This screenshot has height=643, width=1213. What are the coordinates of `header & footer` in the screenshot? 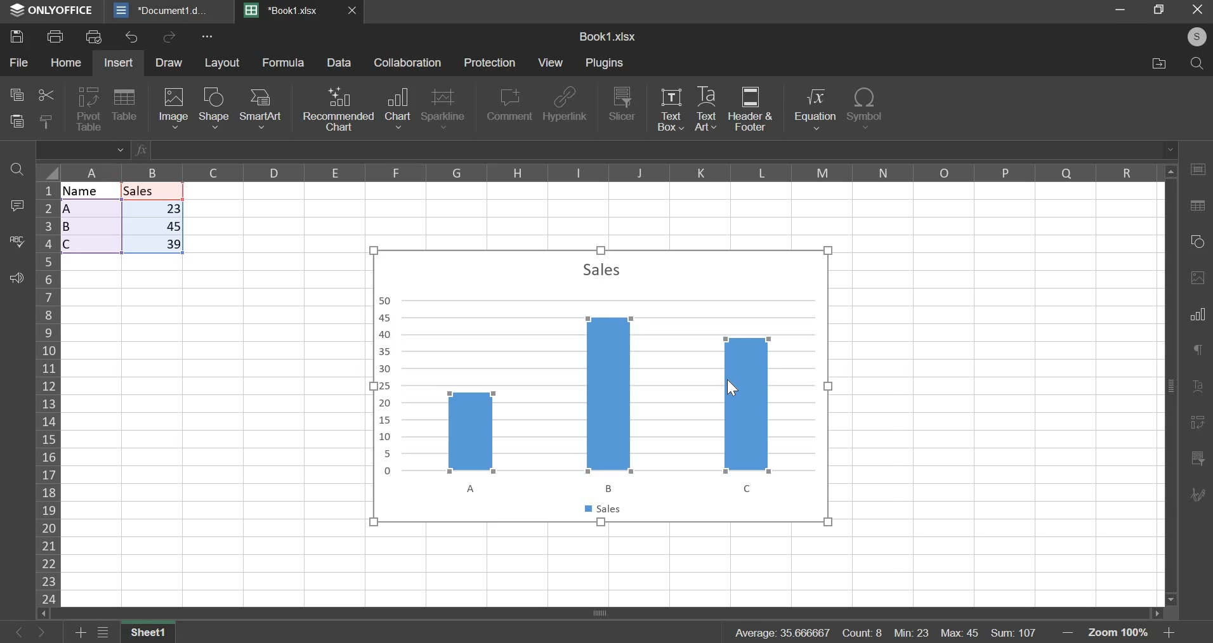 It's located at (751, 109).